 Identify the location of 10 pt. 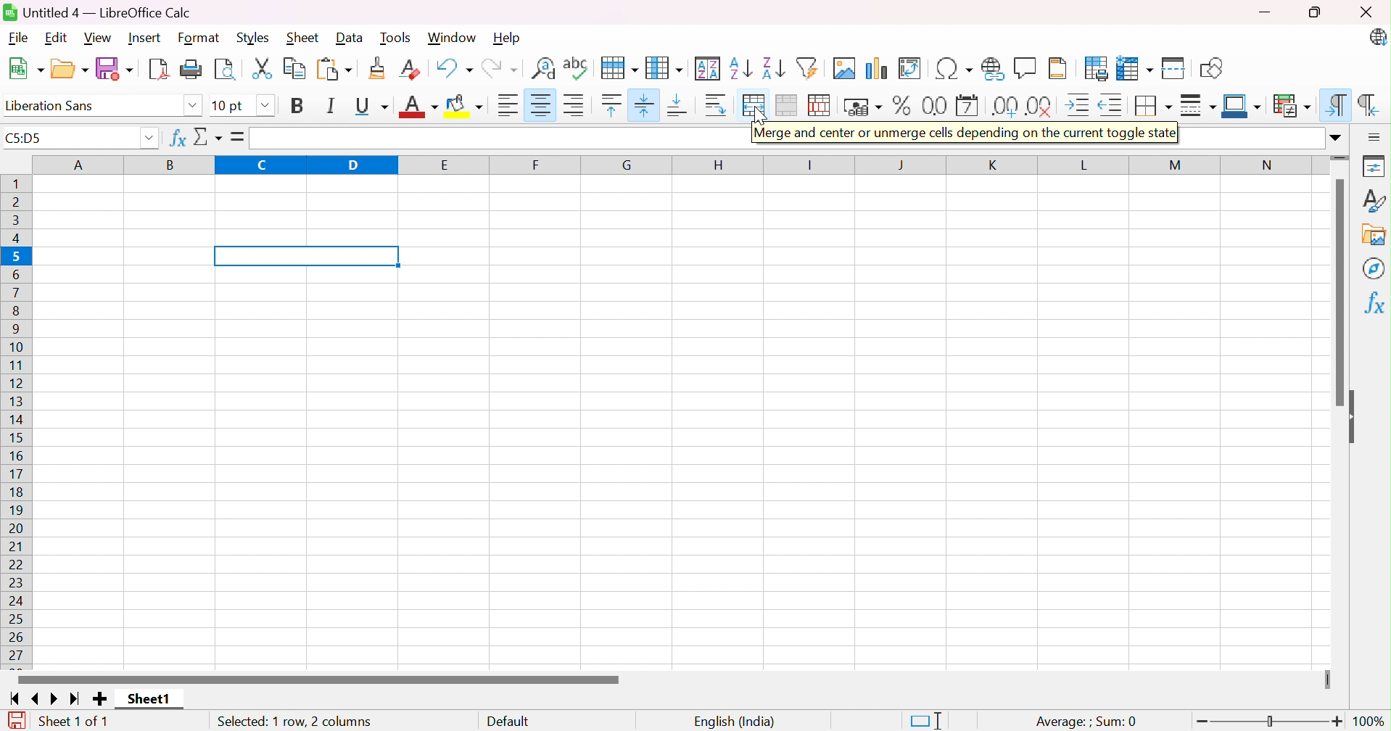
(229, 105).